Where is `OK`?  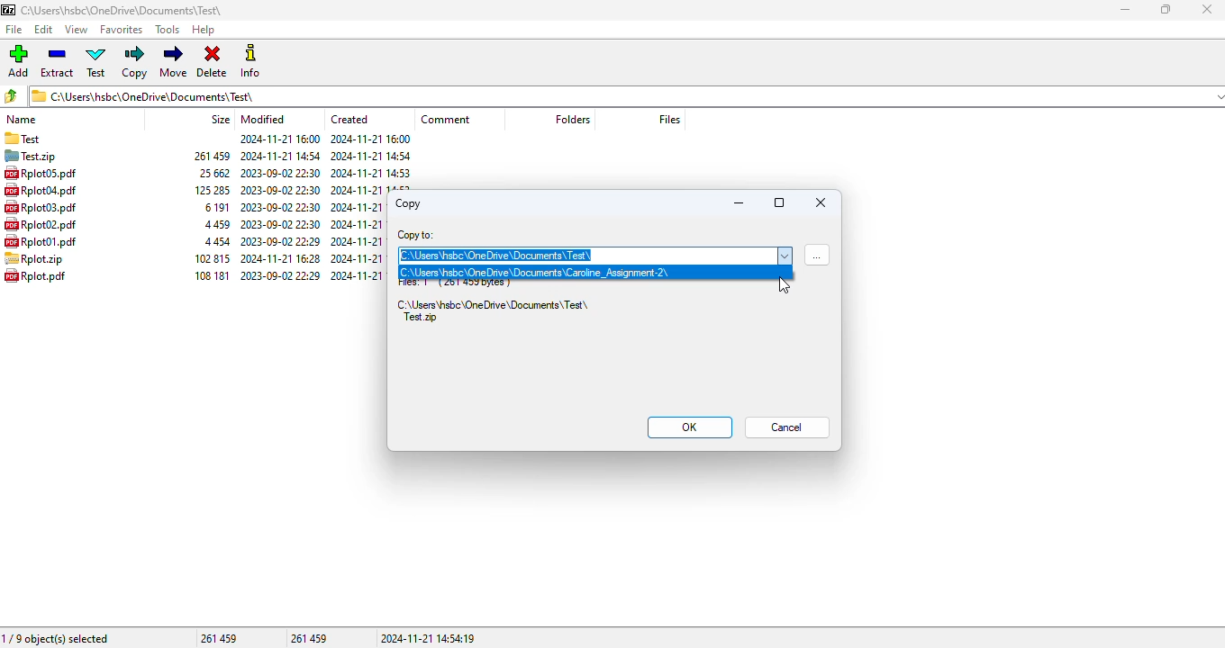
OK is located at coordinates (690, 427).